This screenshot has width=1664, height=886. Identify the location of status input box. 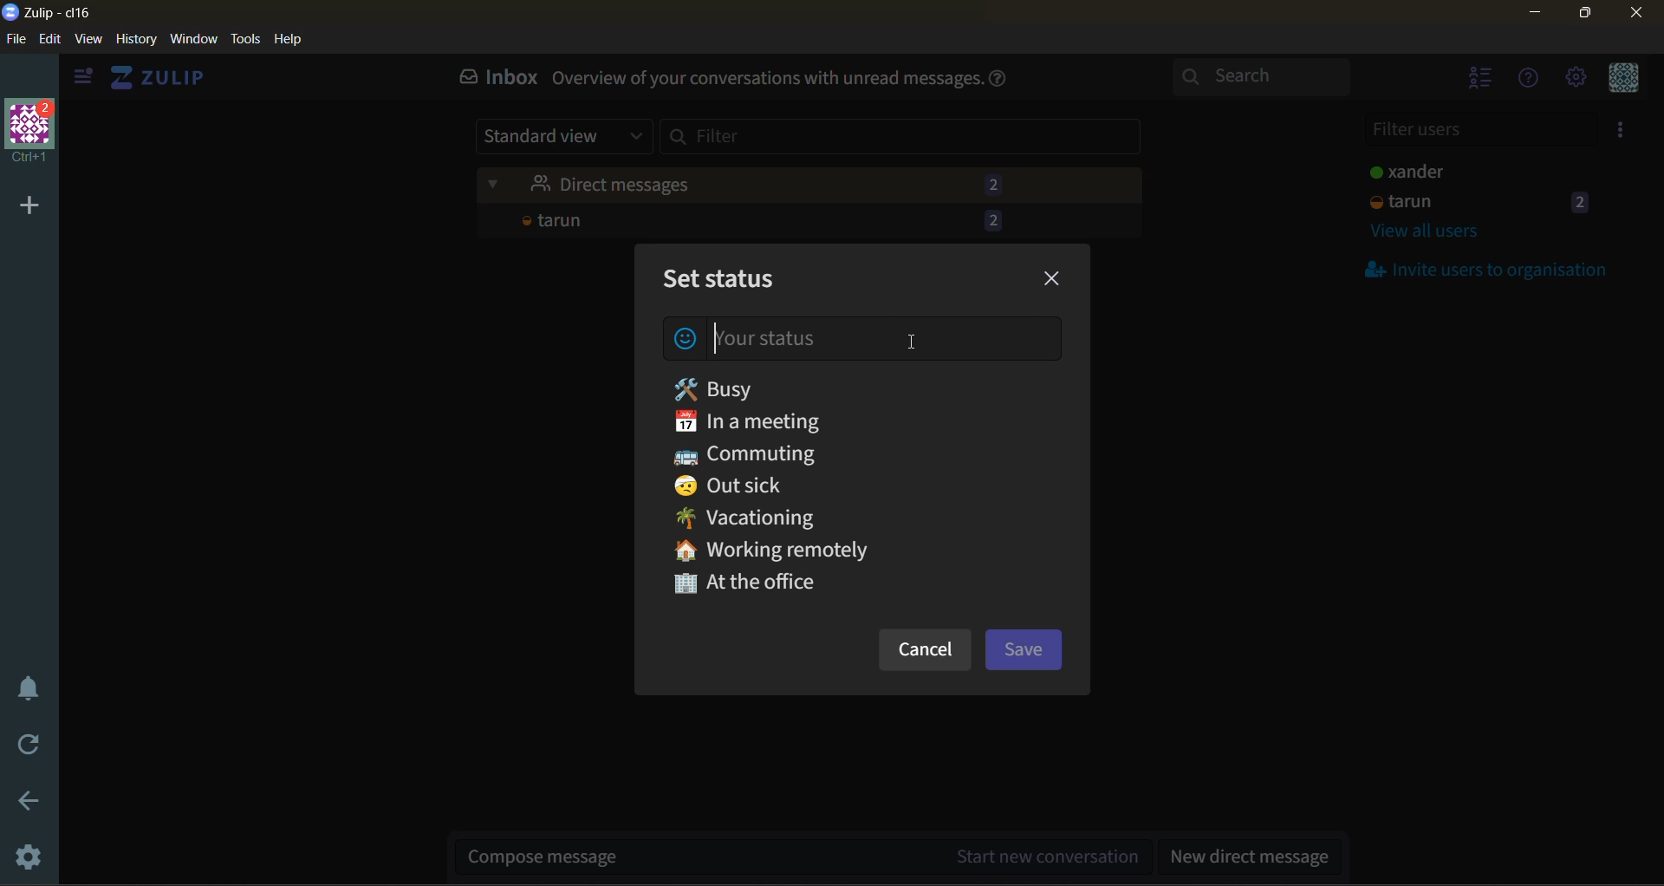
(784, 342).